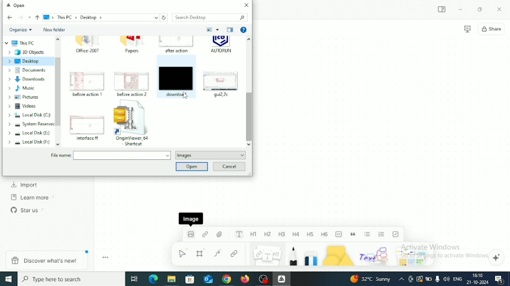 The image size is (510, 286). I want to click on Refresh, so click(165, 17).